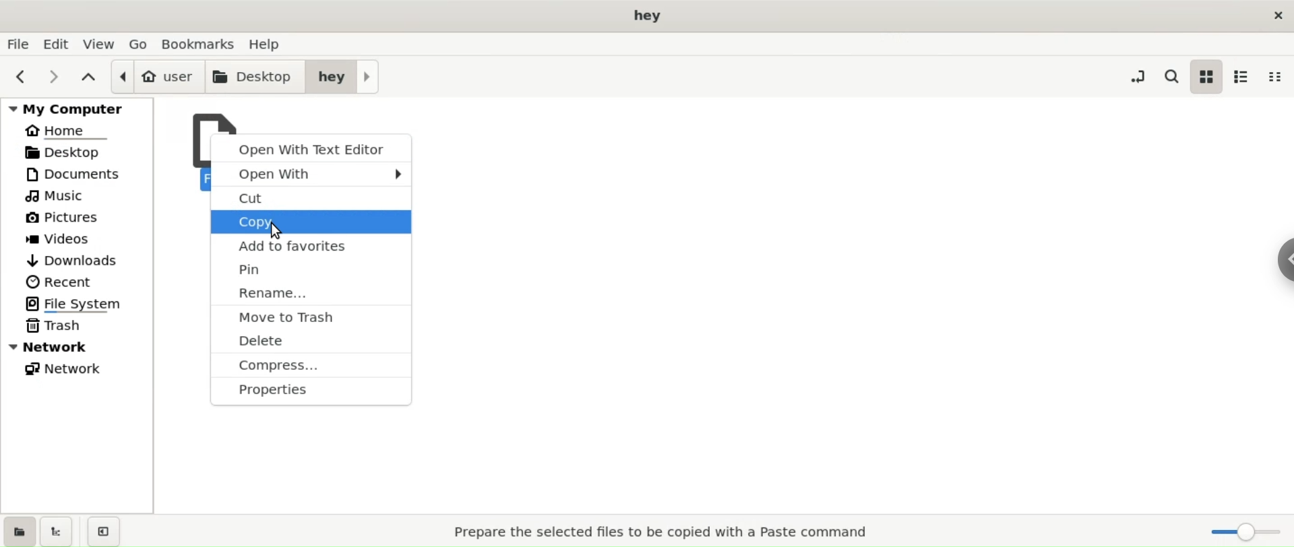 The height and width of the screenshot is (547, 1294). I want to click on my computer, so click(78, 109).